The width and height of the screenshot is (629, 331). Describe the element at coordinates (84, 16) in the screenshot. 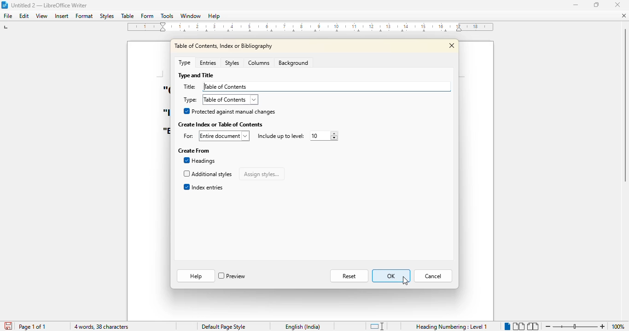

I see `format` at that location.